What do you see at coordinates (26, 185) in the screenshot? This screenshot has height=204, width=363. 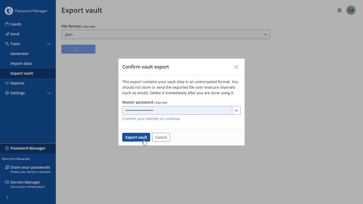 I see `secrets manager` at bounding box center [26, 185].